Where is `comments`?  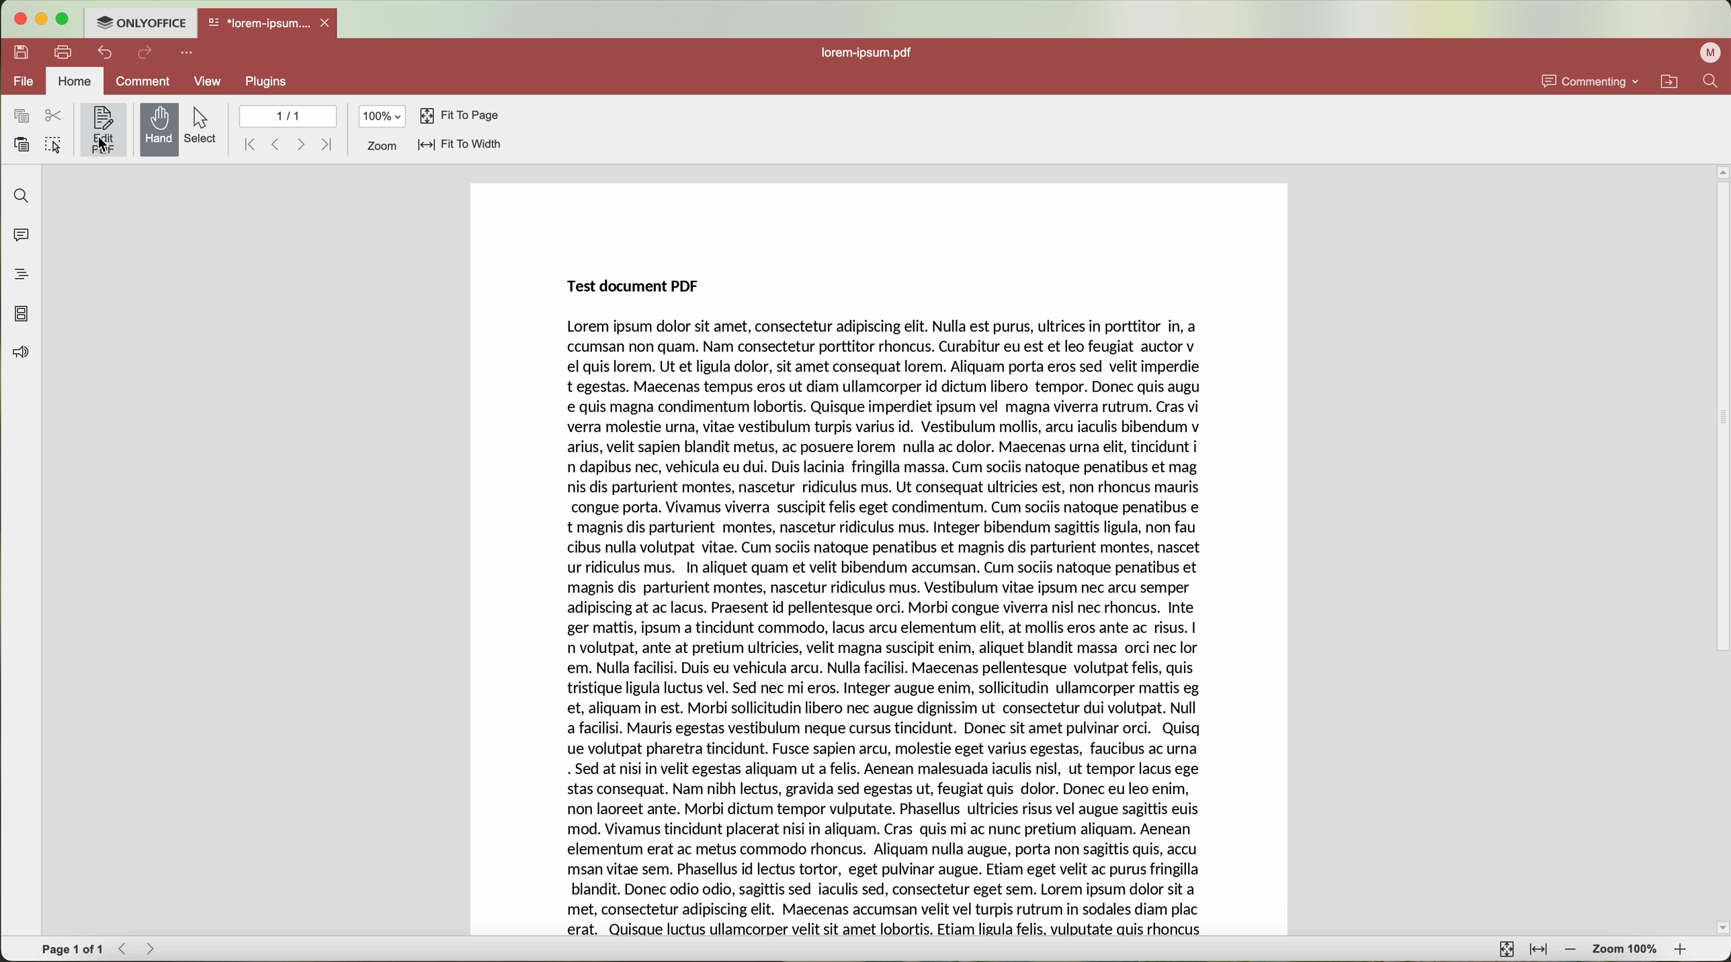 comments is located at coordinates (20, 238).